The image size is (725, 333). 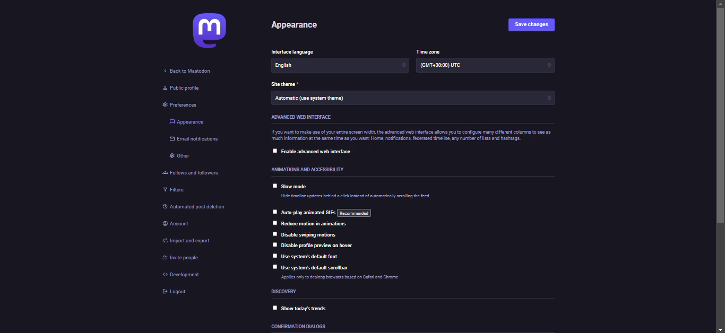 What do you see at coordinates (273, 150) in the screenshot?
I see `click to select` at bounding box center [273, 150].